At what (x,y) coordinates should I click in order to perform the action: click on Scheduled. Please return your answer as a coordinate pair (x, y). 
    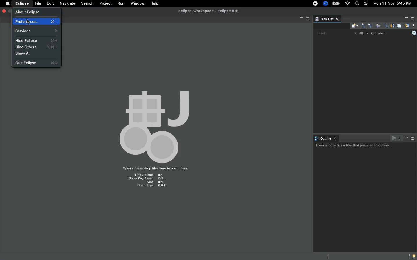
    Looking at the image, I should click on (370, 25).